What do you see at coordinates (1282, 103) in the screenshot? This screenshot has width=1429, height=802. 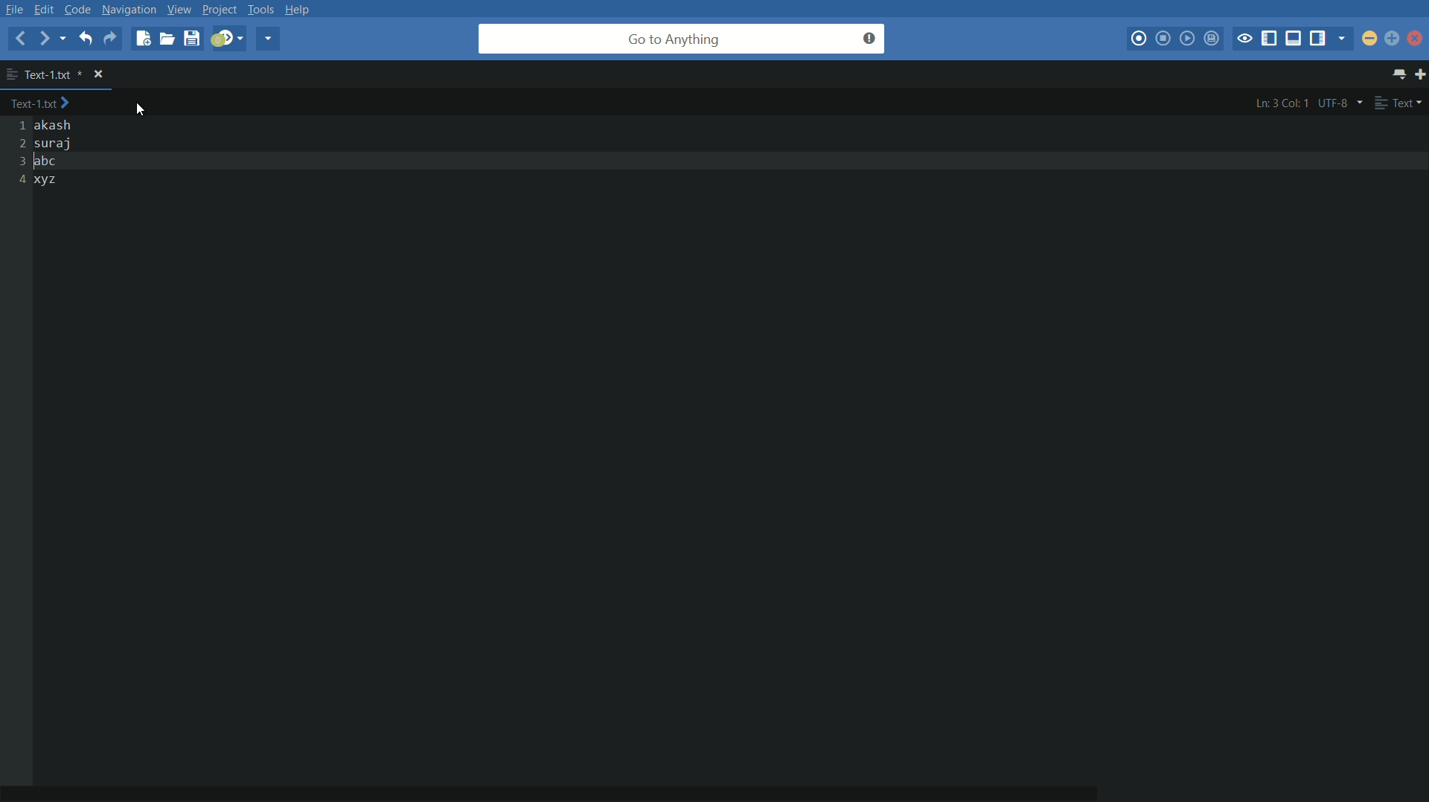 I see `ln:4 col:4` at bounding box center [1282, 103].